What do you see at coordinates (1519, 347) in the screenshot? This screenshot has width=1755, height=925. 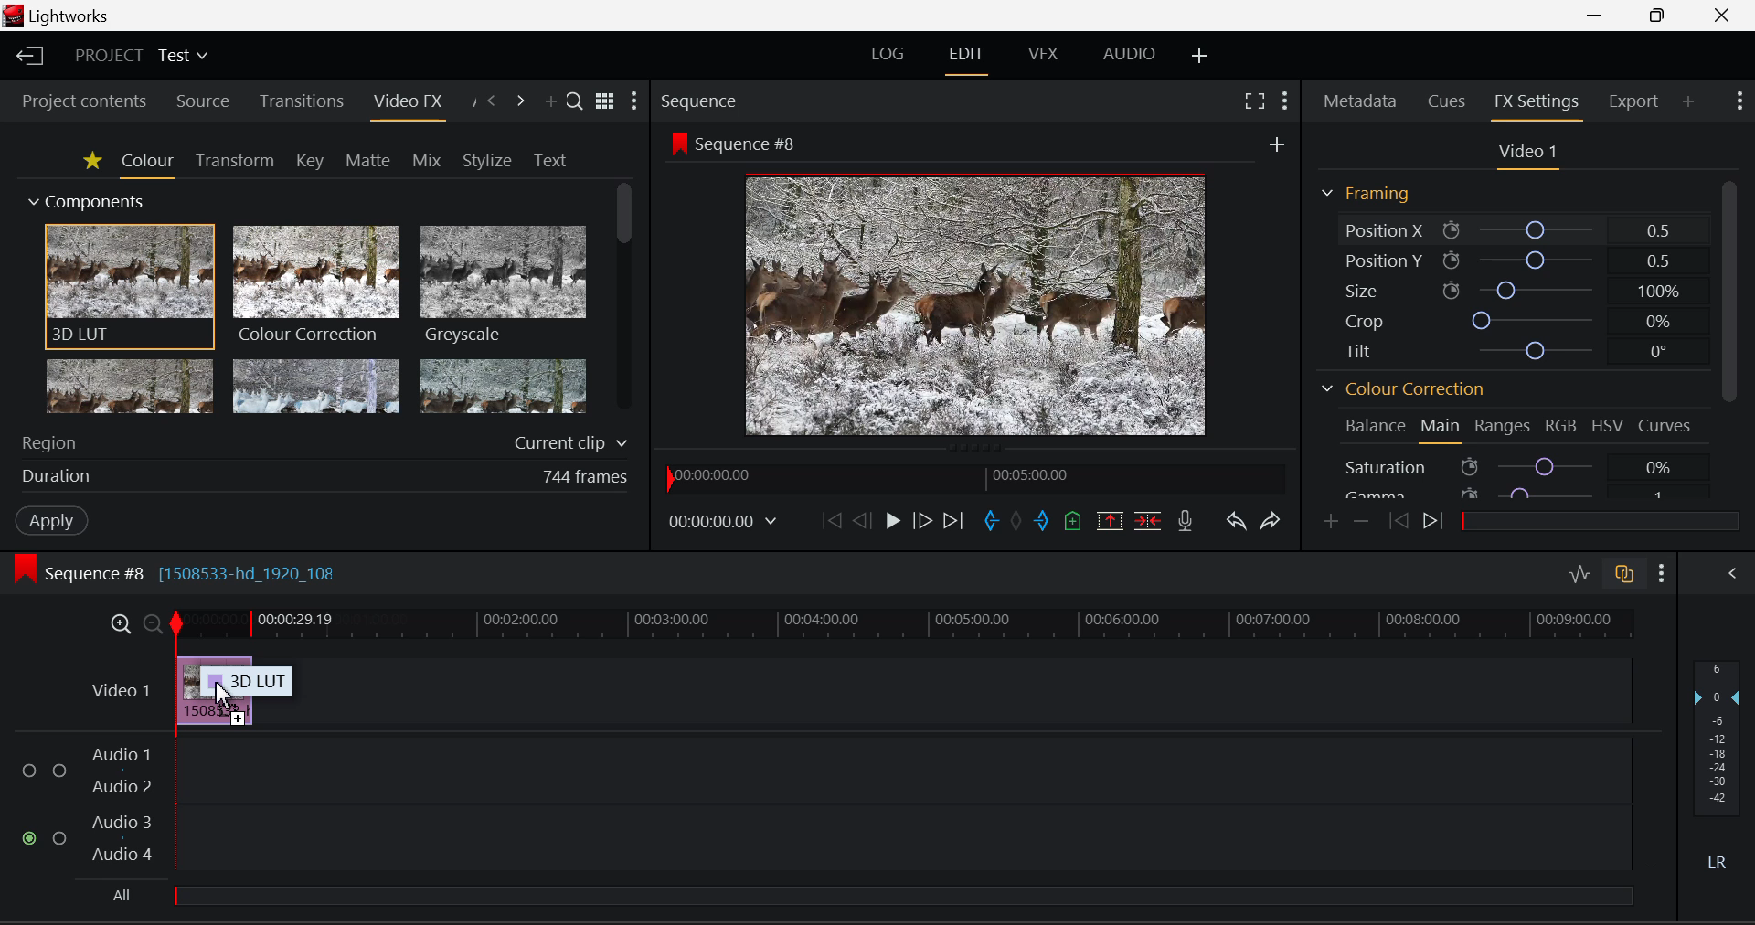 I see `Tilt` at bounding box center [1519, 347].